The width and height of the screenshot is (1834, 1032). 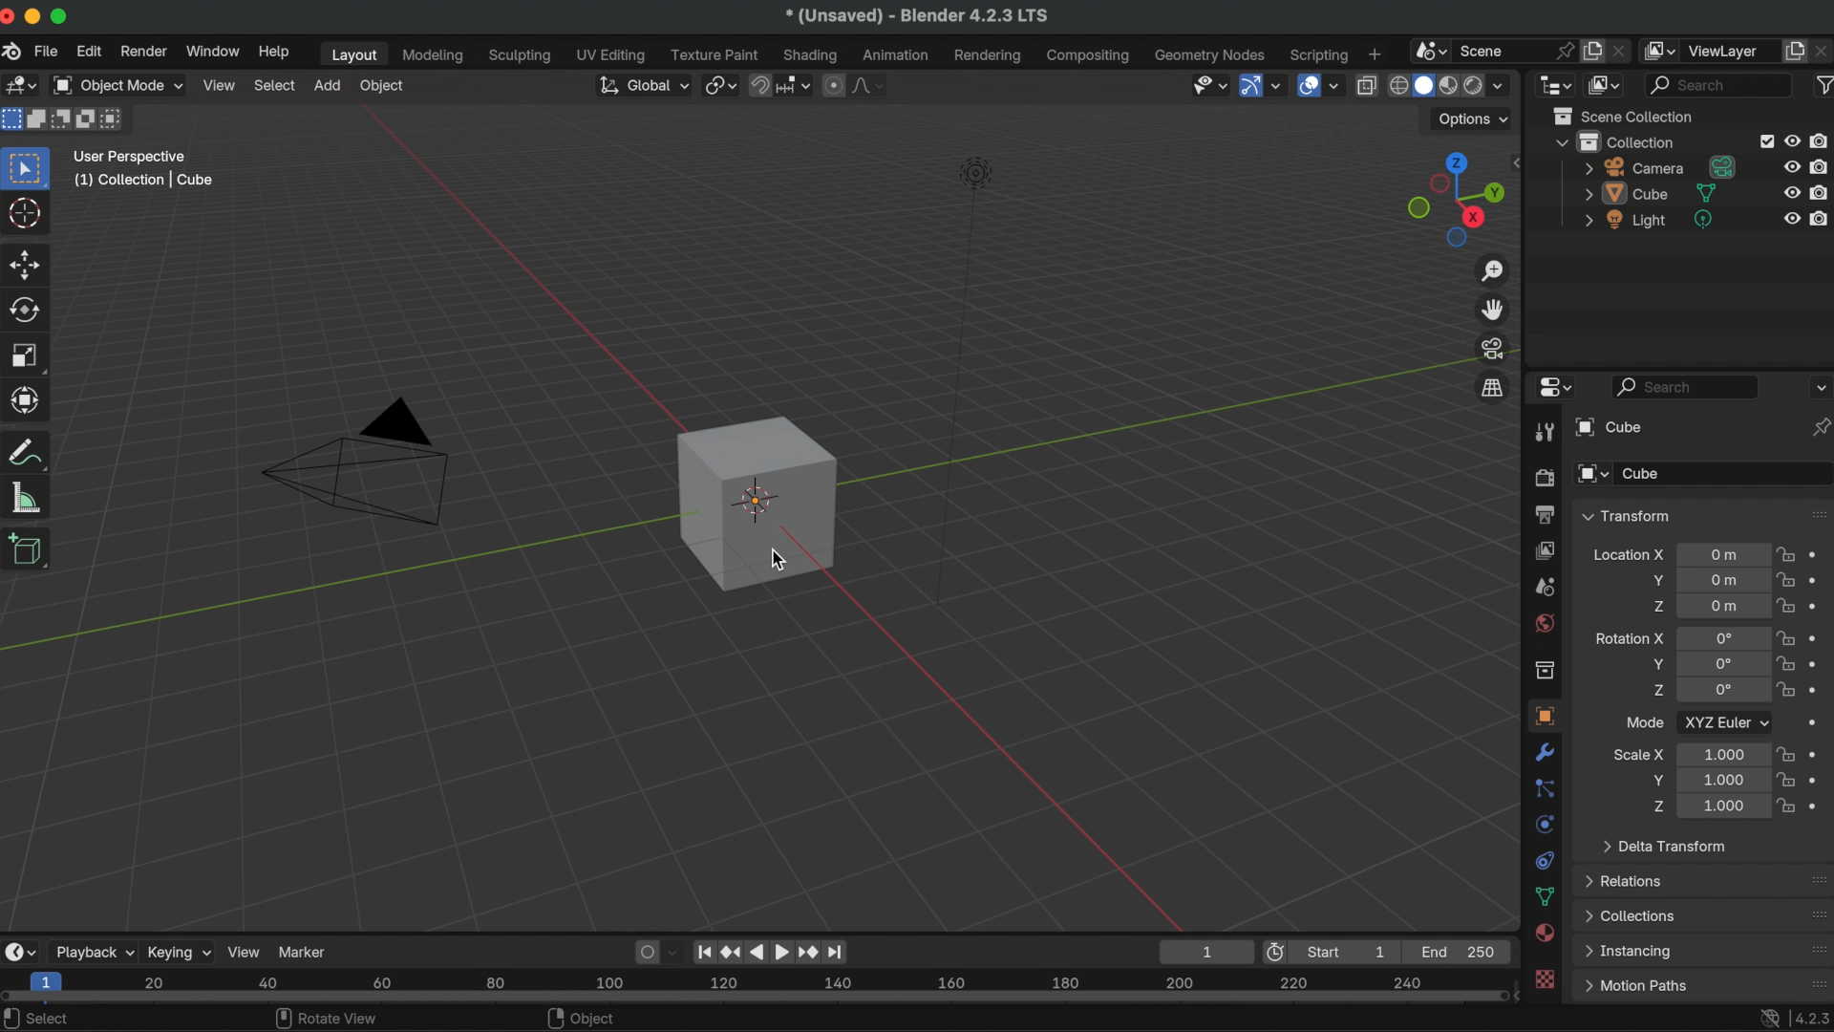 I want to click on object, so click(x=384, y=87).